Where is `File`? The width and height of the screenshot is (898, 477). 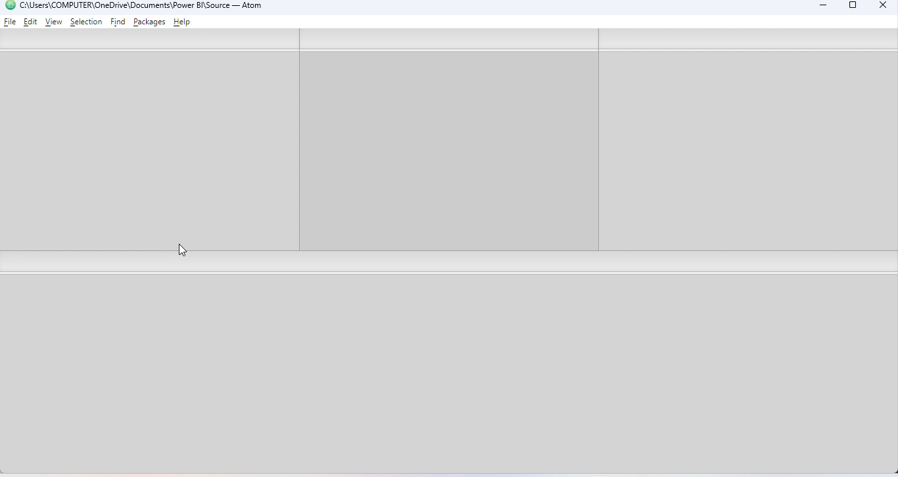
File is located at coordinates (11, 21).